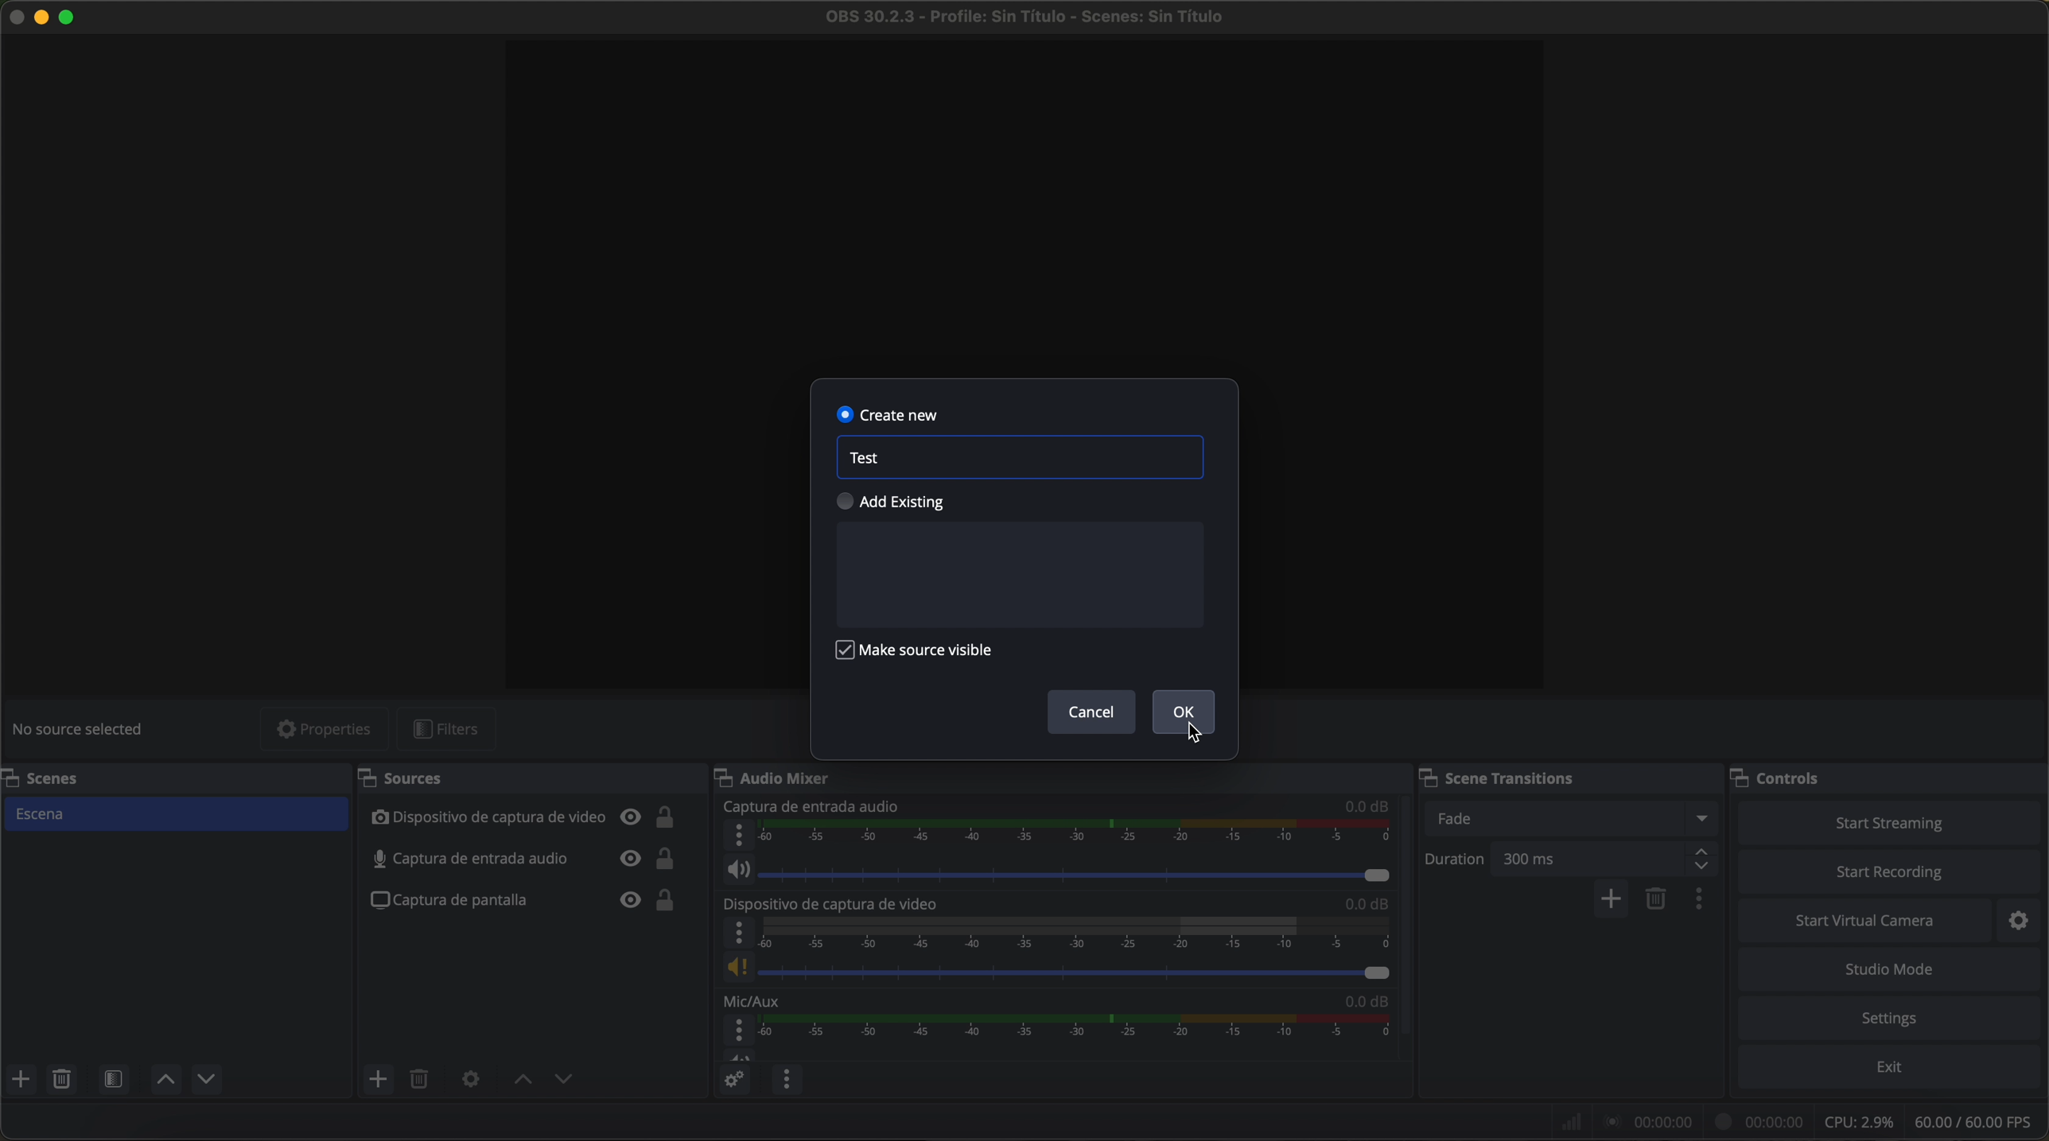  Describe the element at coordinates (21, 1080) in the screenshot. I see `add scene` at that location.